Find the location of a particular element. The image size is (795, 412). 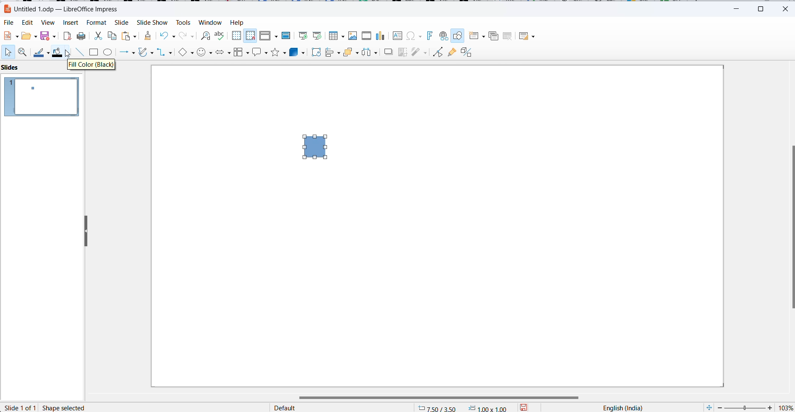

zoom slider is located at coordinates (745, 407).